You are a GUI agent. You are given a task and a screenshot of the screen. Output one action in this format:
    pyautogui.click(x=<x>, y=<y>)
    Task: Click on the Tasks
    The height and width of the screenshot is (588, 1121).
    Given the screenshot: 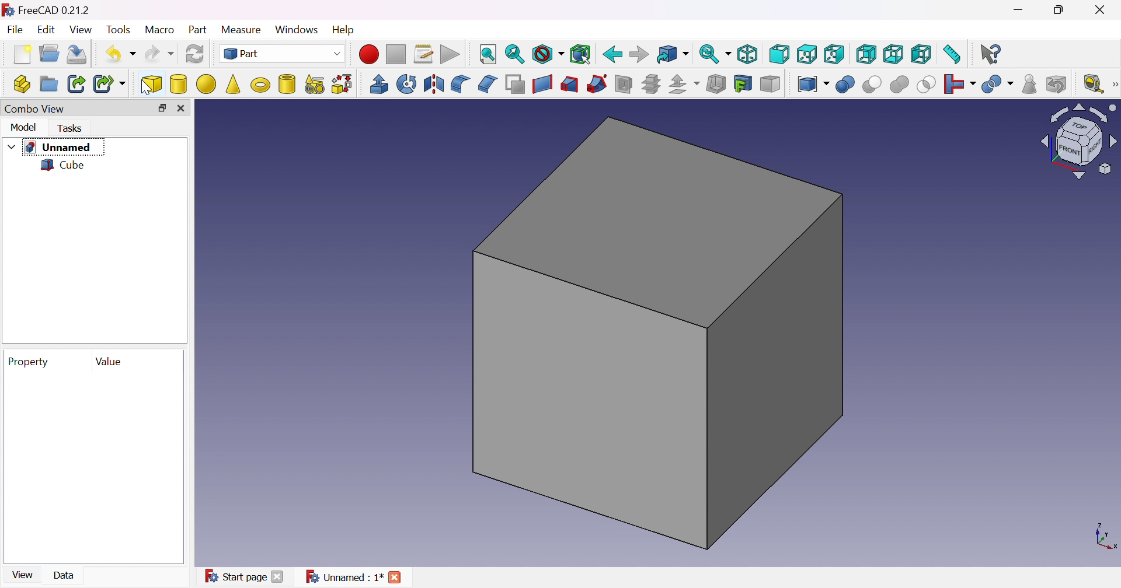 What is the action you would take?
    pyautogui.click(x=72, y=128)
    